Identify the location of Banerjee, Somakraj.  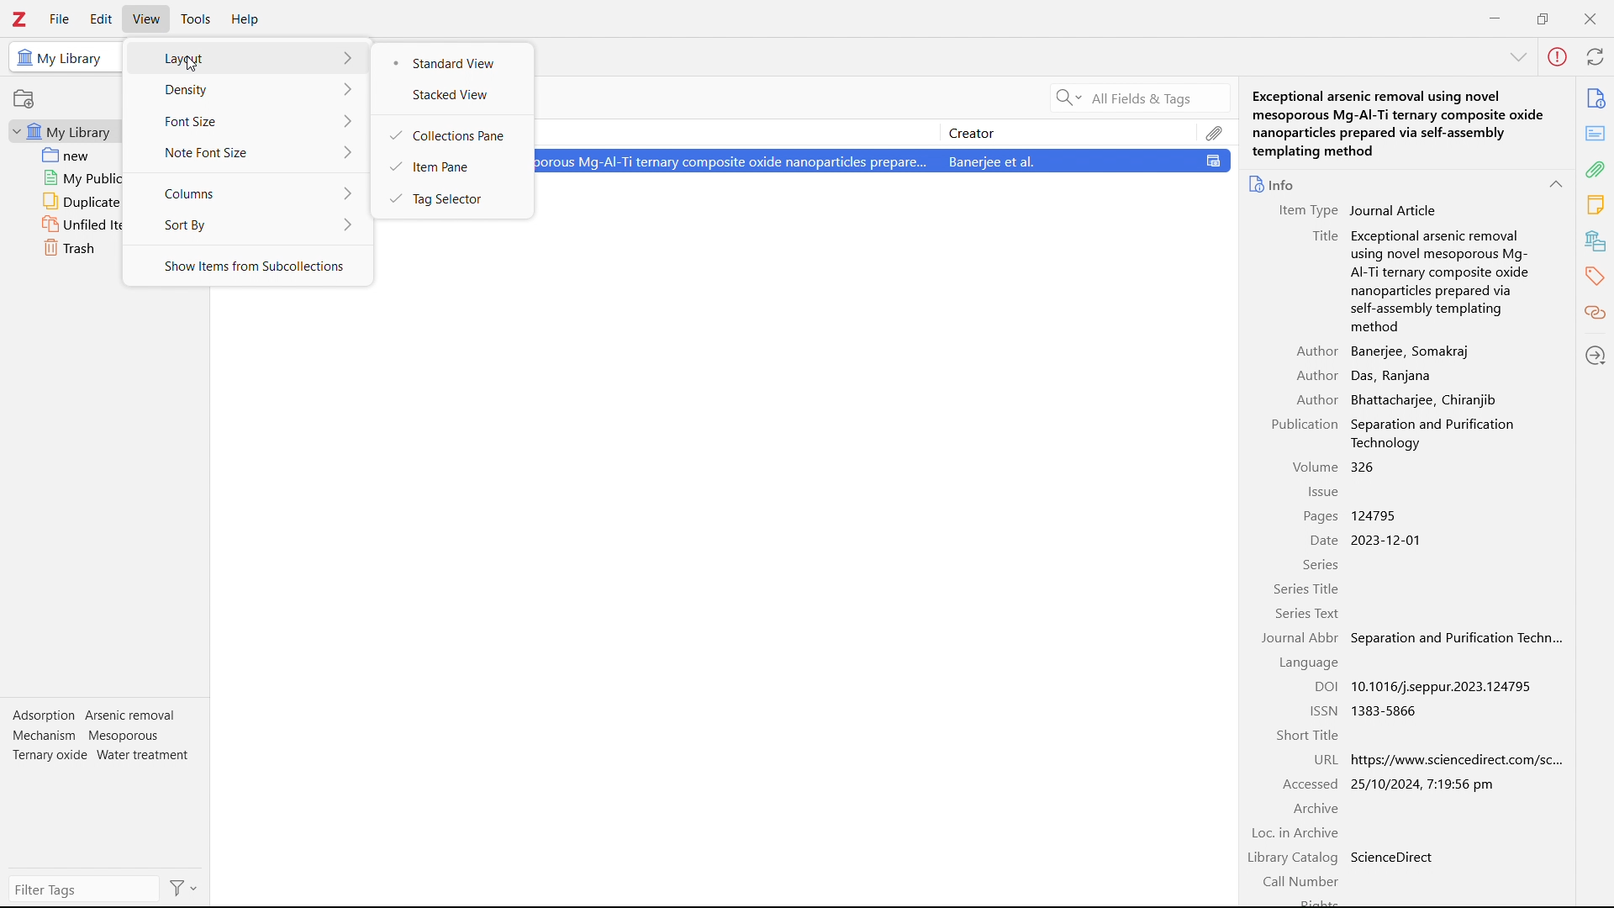
(1414, 351).